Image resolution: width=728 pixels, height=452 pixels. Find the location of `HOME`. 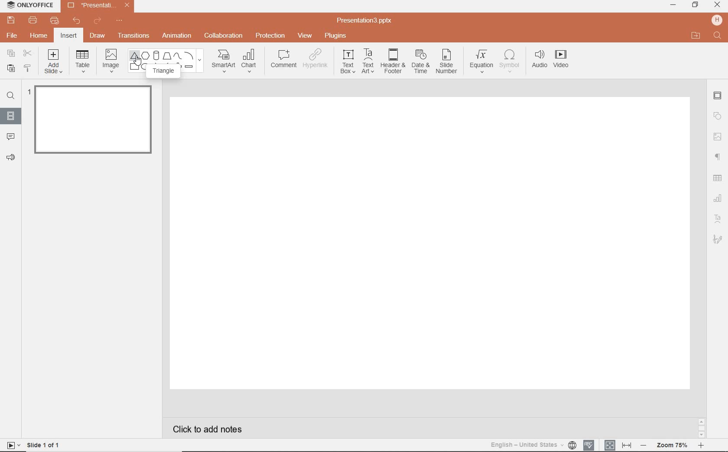

HOME is located at coordinates (39, 36).